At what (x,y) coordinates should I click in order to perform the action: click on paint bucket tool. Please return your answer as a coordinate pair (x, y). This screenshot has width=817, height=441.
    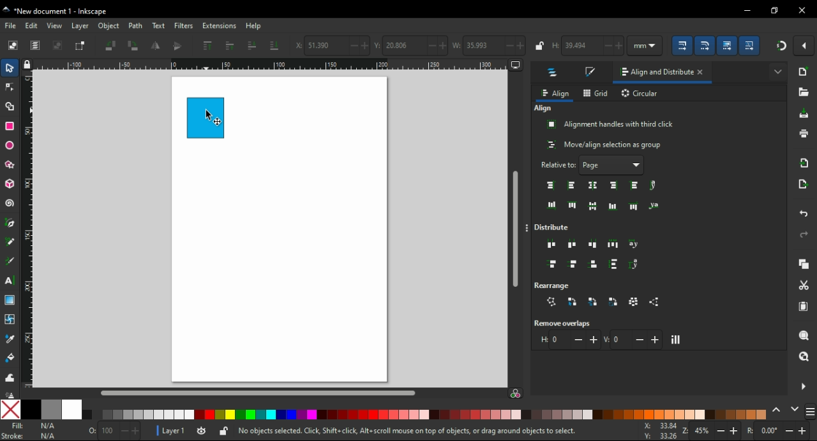
    Looking at the image, I should click on (10, 357).